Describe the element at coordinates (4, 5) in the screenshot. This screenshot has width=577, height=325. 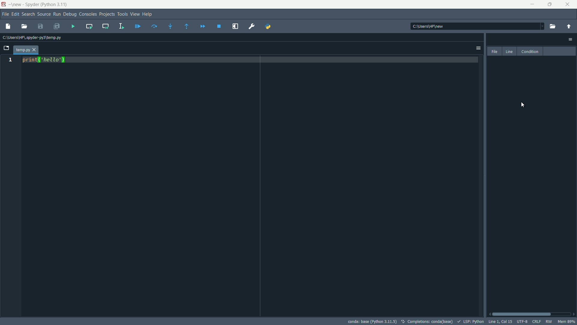
I see `app icon` at that location.